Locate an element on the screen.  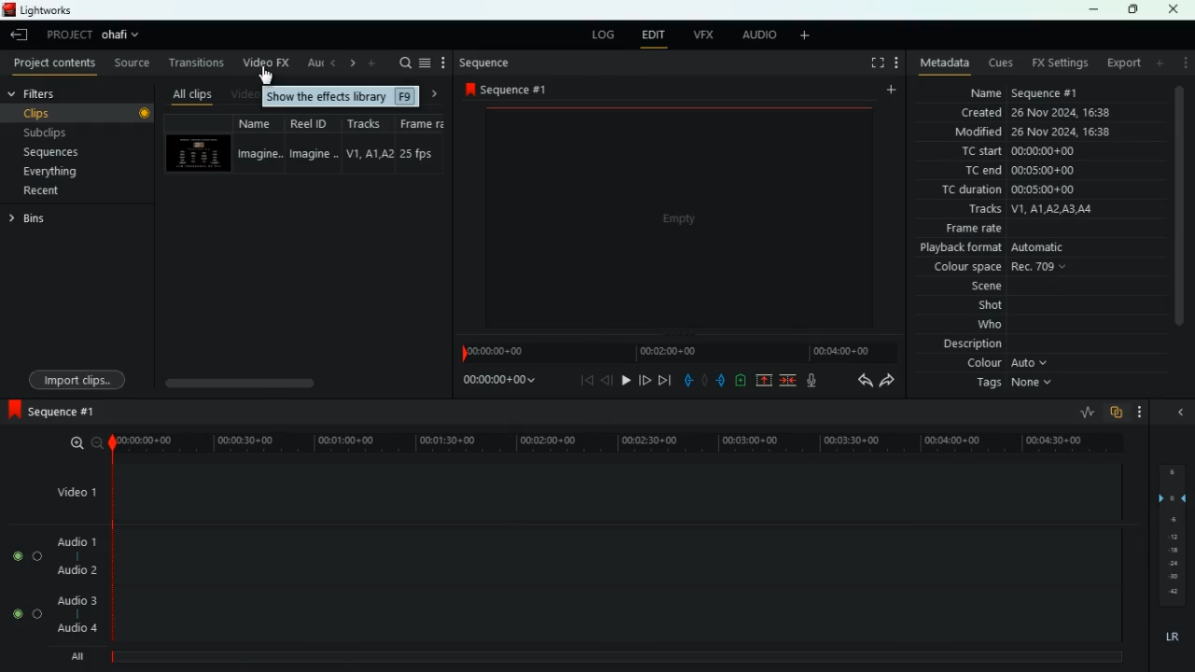
more is located at coordinates (373, 63).